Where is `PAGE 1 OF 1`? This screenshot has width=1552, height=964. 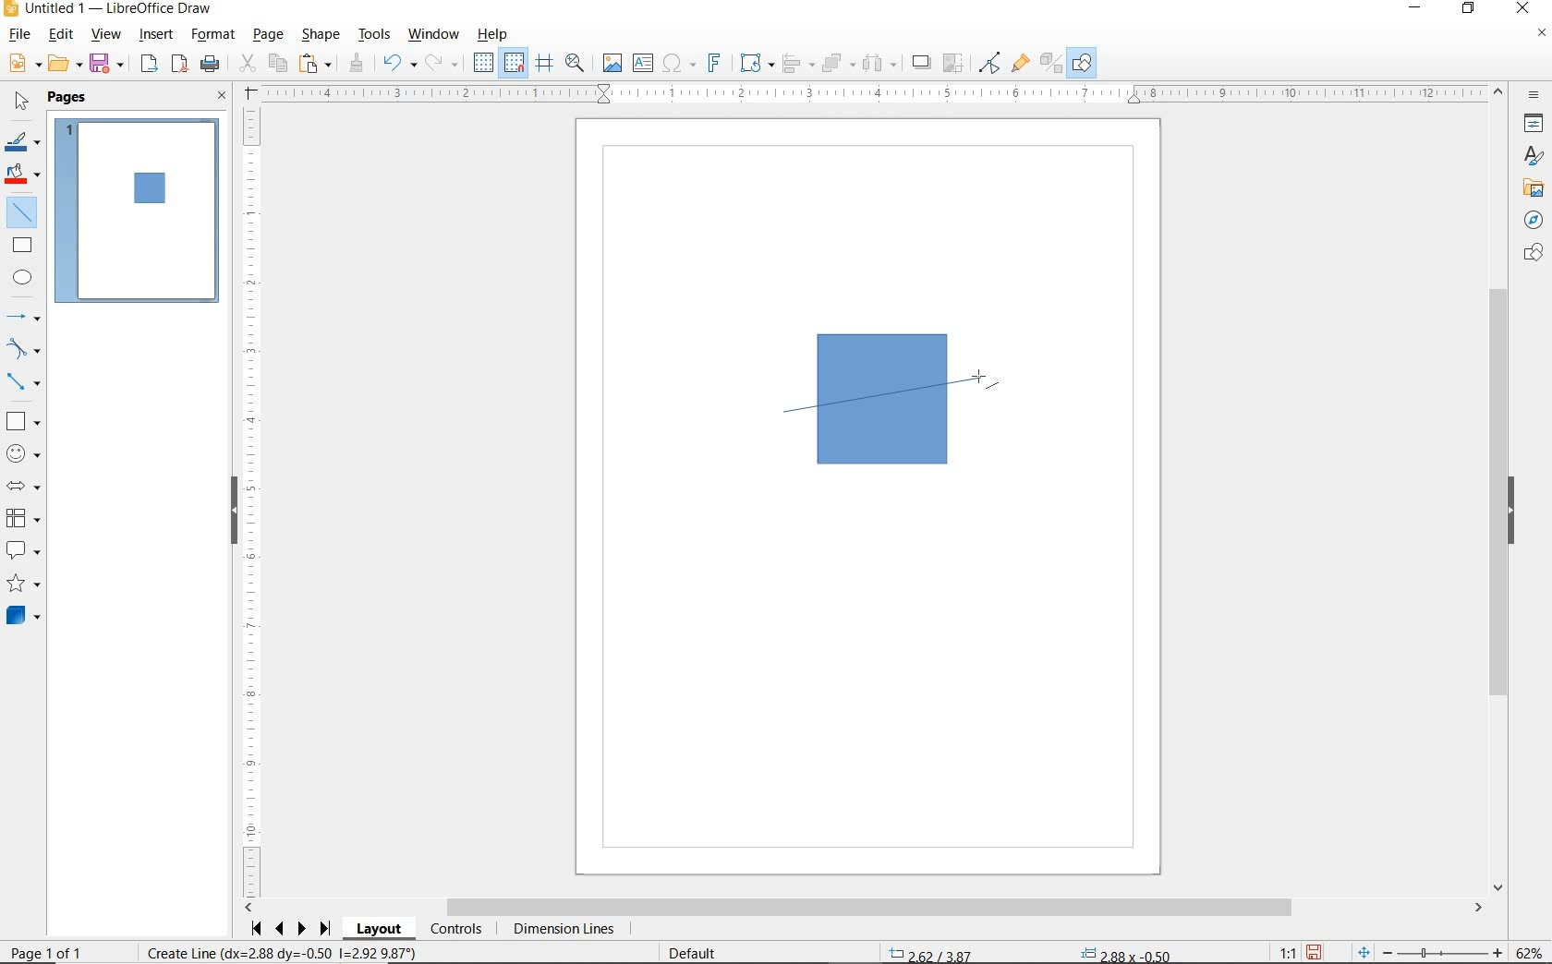
PAGE 1 OF 1 is located at coordinates (67, 955).